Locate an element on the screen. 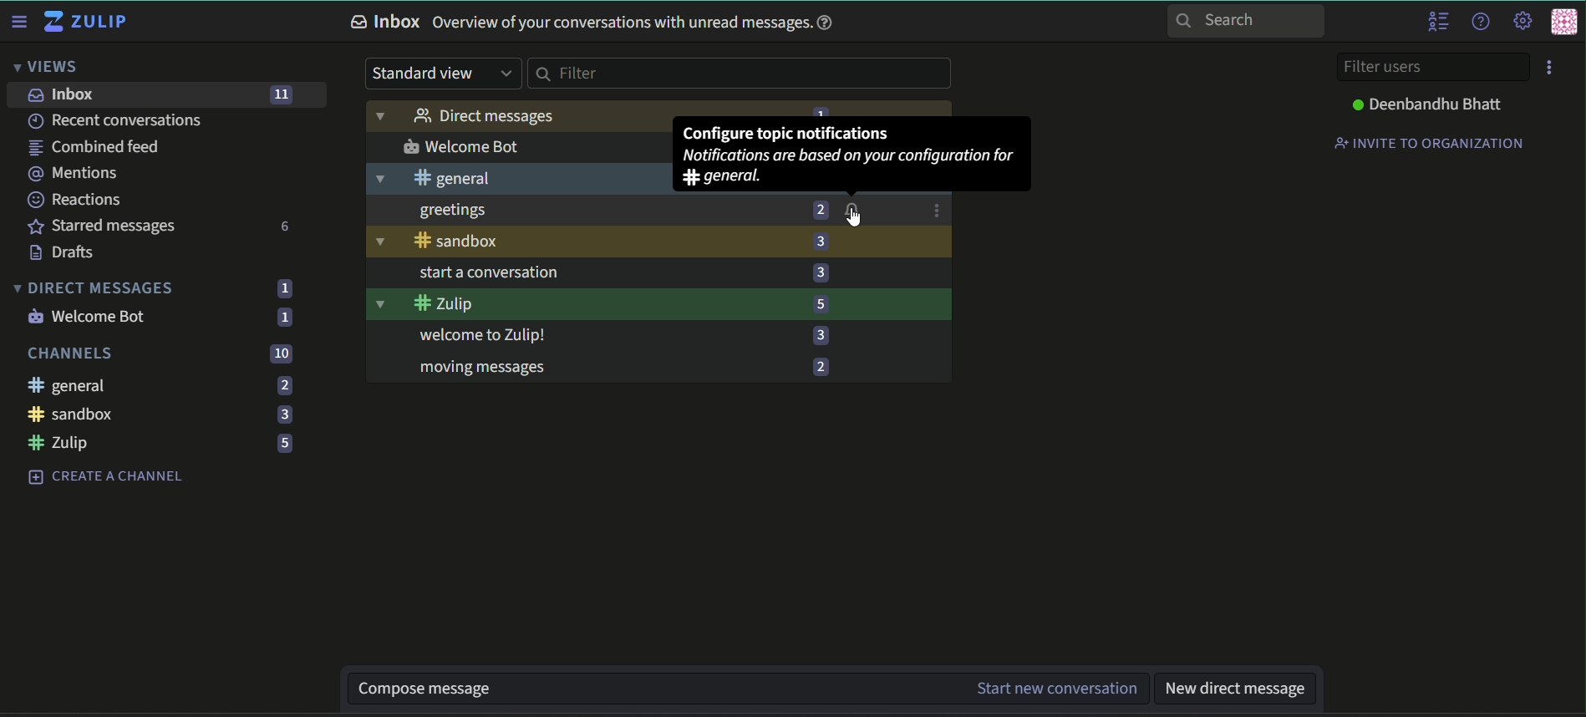 The width and height of the screenshot is (1586, 717). numbers is located at coordinates (284, 318).